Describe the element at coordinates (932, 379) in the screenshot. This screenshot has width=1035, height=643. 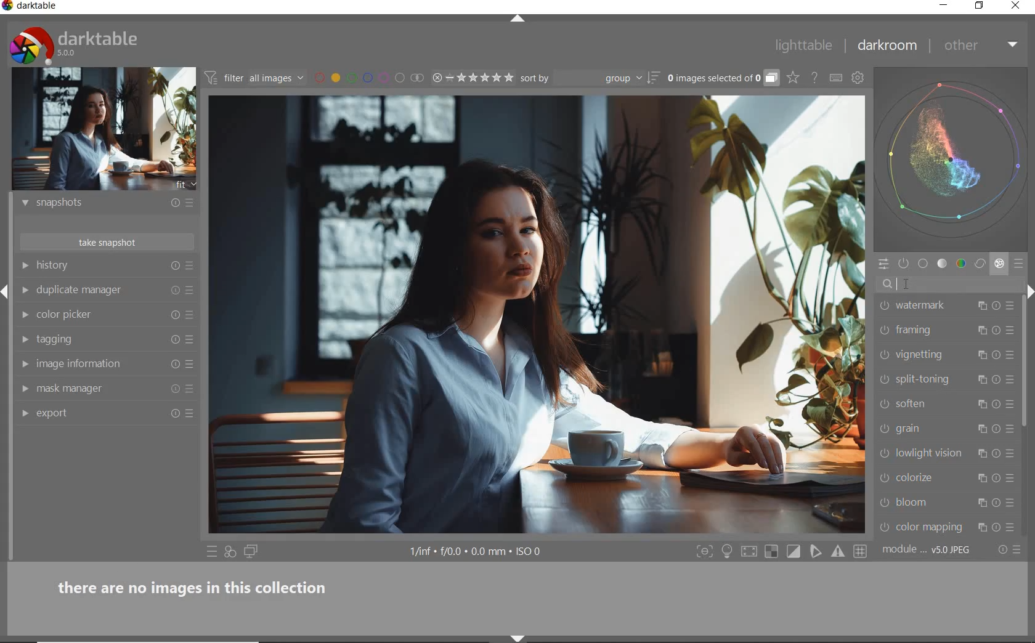
I see `split-toning` at that location.